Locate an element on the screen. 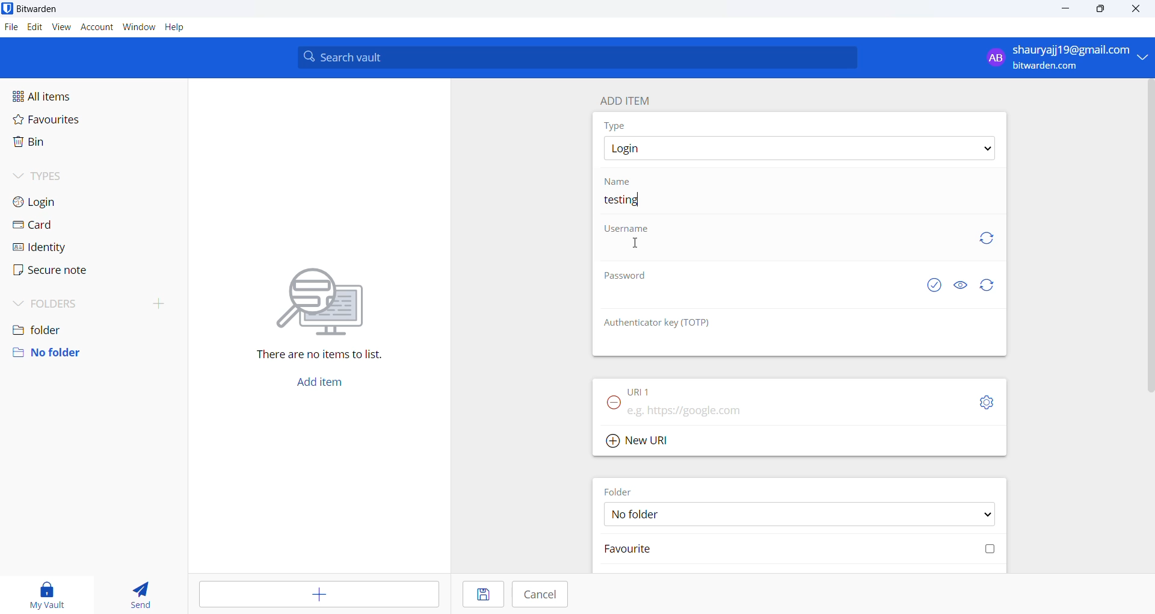  view is located at coordinates (60, 28).